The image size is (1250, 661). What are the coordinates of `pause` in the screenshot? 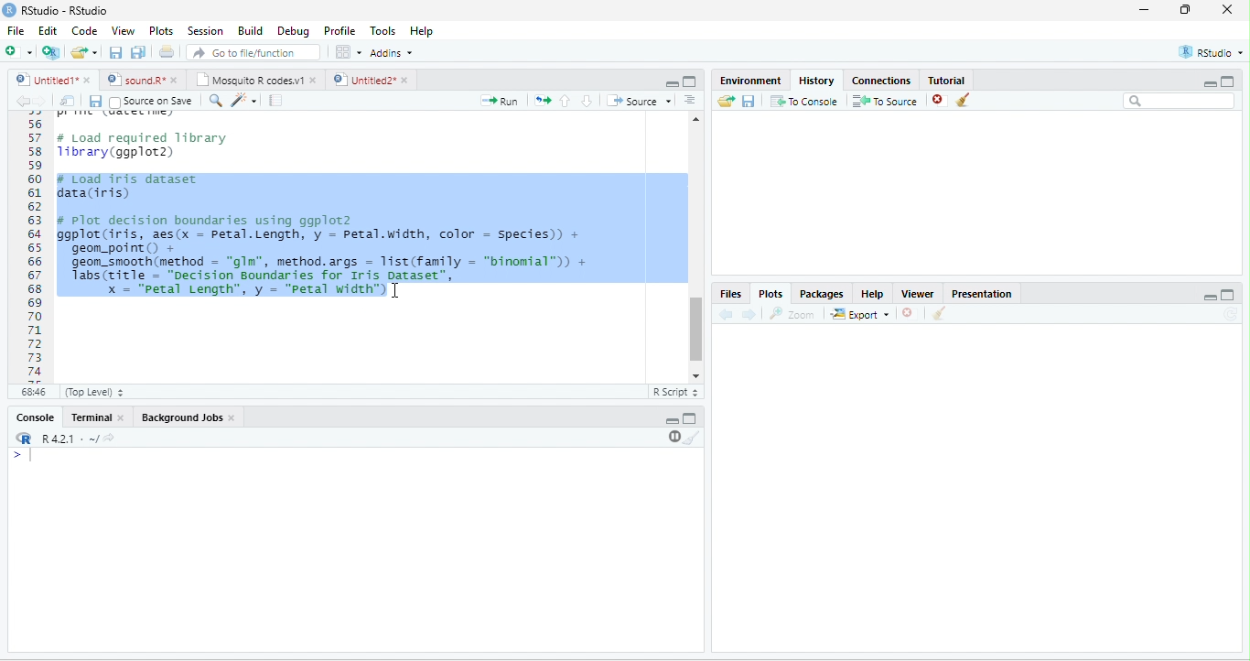 It's located at (673, 437).